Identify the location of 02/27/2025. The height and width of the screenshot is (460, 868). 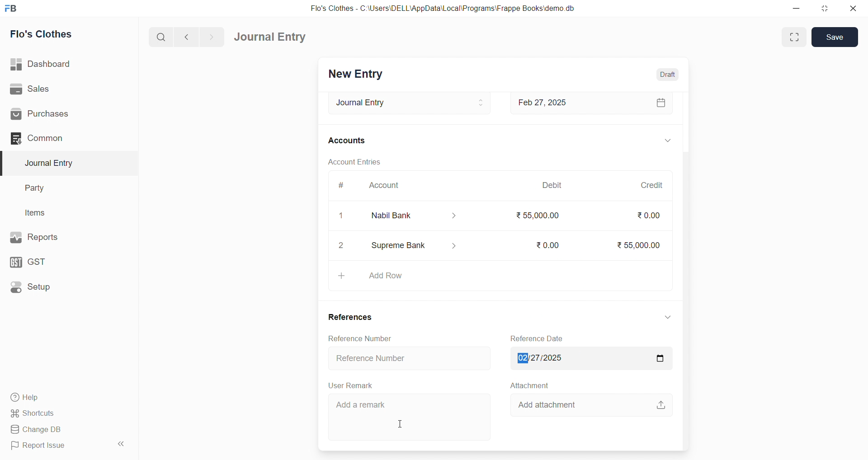
(588, 358).